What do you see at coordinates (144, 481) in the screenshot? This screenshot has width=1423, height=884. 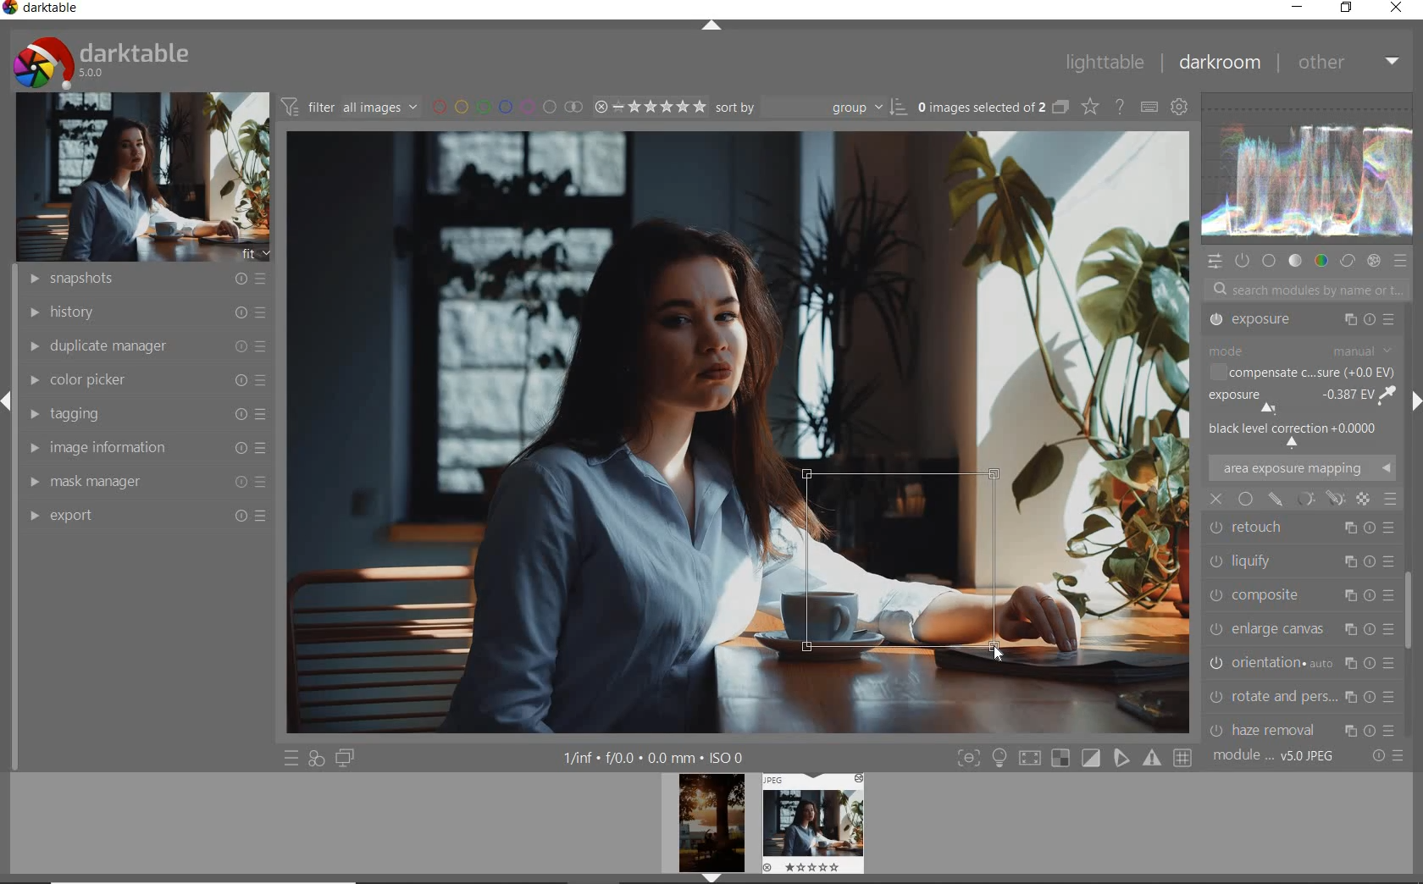 I see `MASK MANAGER` at bounding box center [144, 481].